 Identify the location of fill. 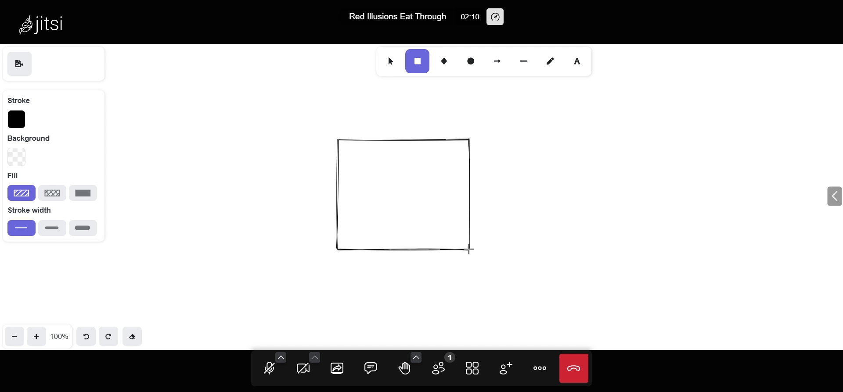
(13, 175).